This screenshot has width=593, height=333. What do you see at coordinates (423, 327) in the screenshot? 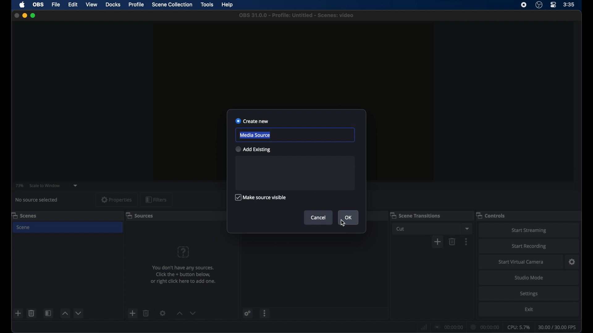
I see `network` at bounding box center [423, 327].